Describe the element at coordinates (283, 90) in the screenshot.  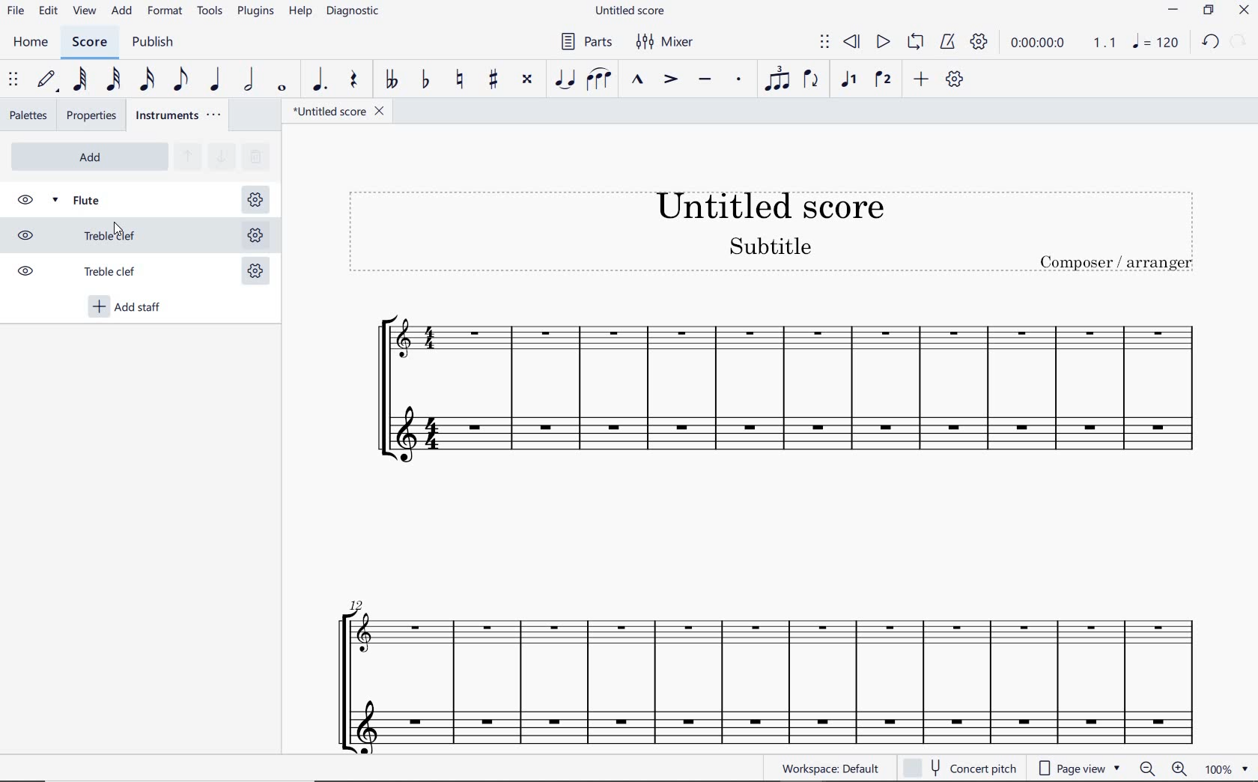
I see `WHOLE NOTE` at that location.